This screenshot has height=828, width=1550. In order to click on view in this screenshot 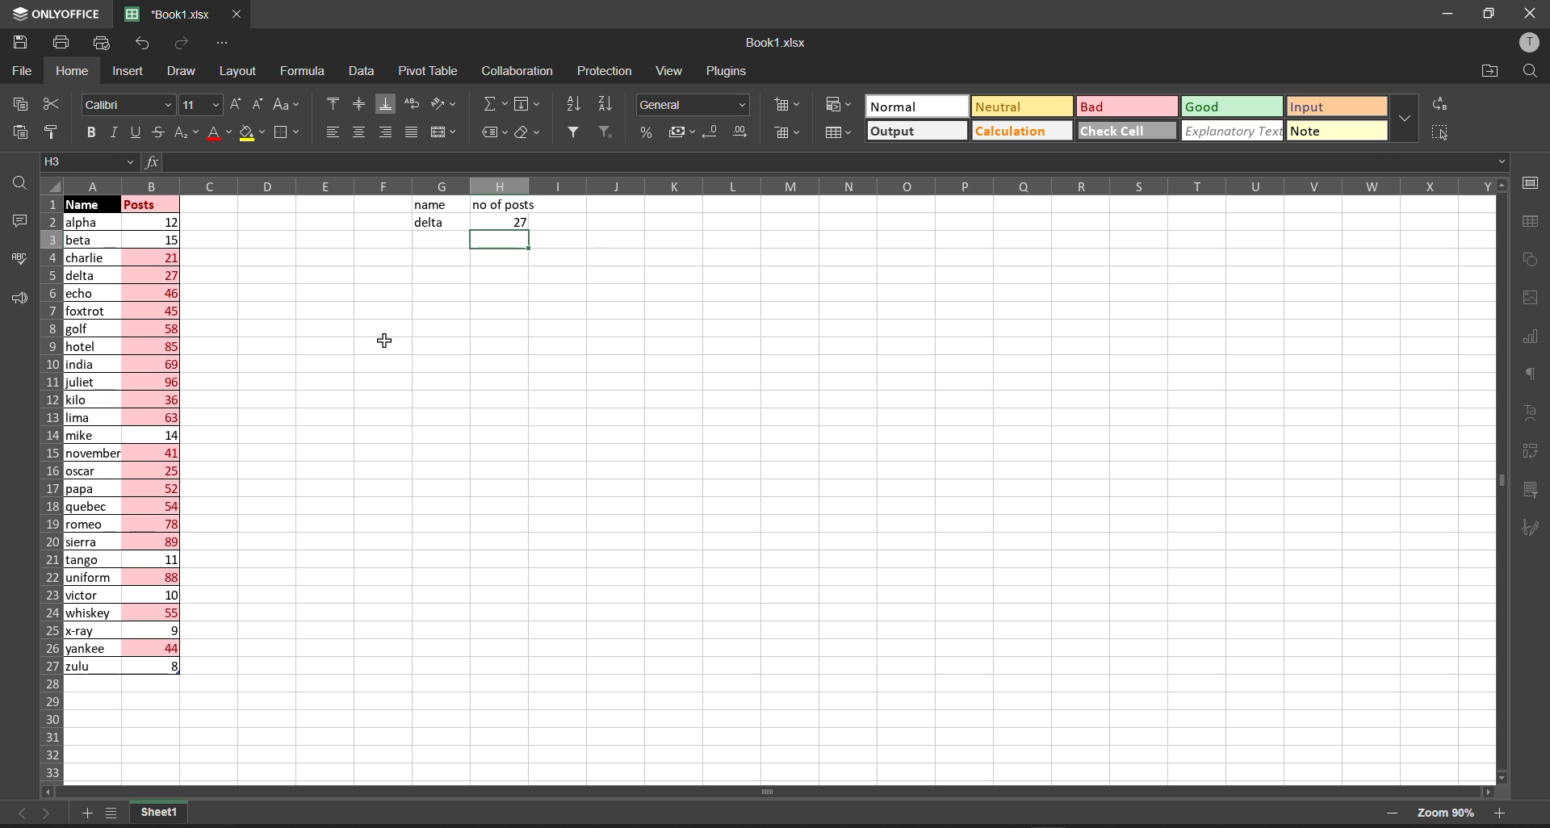, I will do `click(669, 72)`.